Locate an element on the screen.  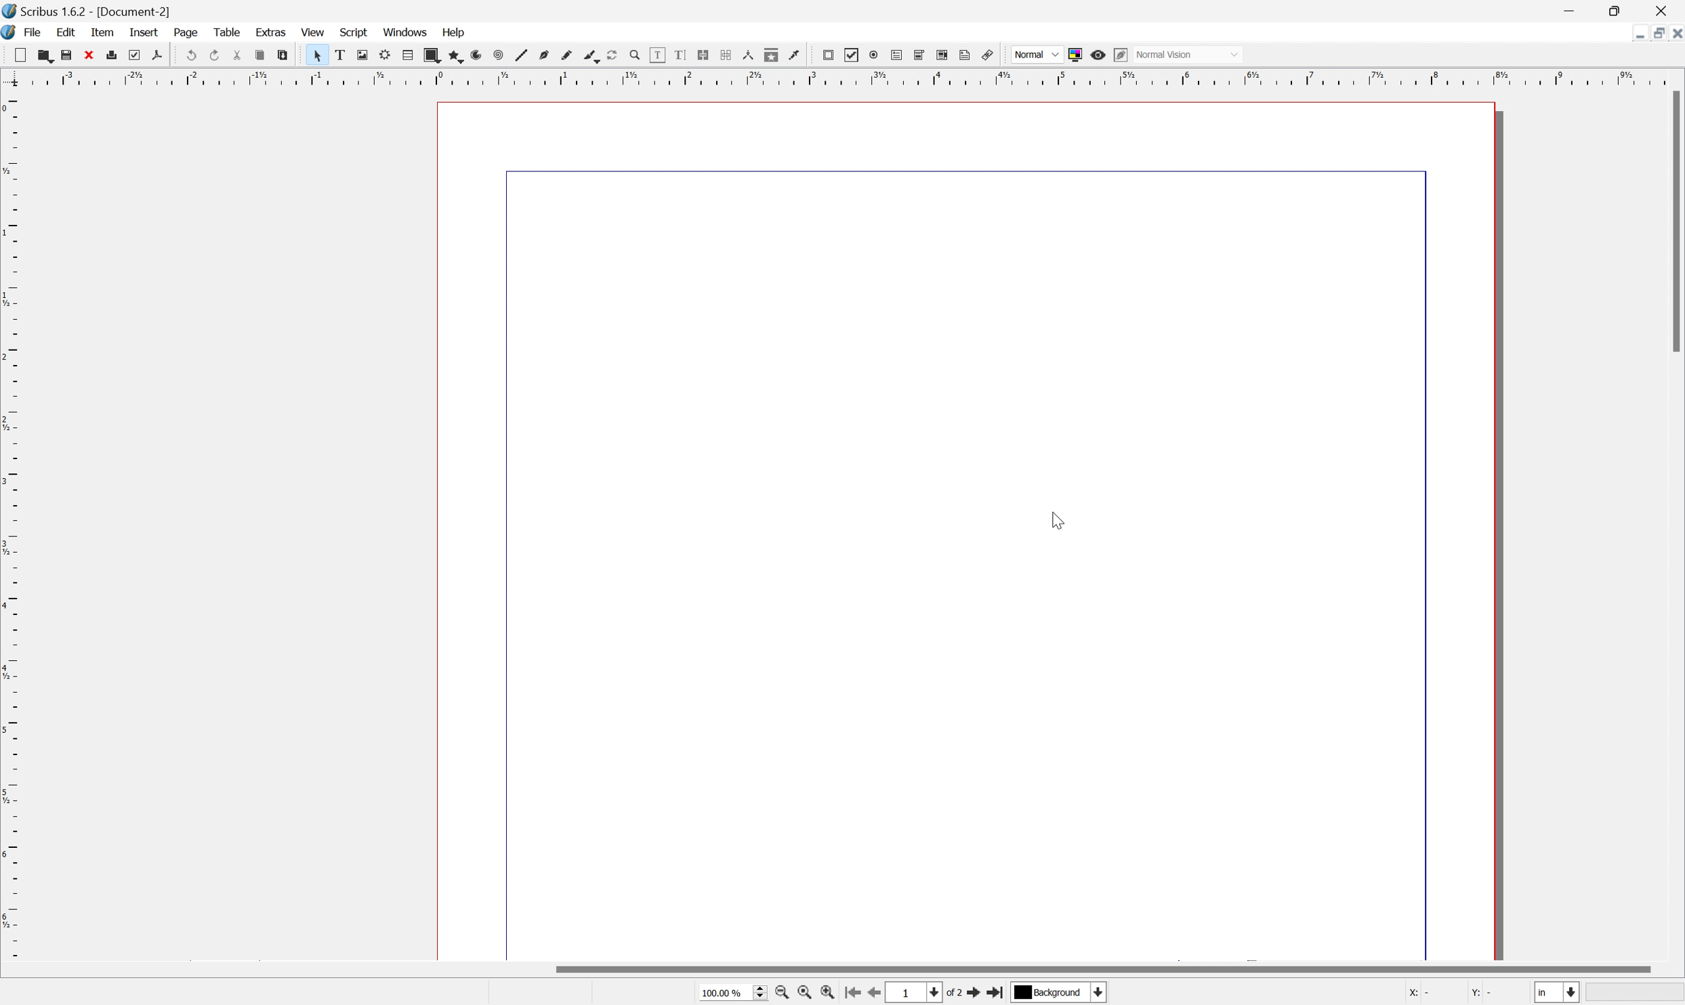
Minimize is located at coordinates (1573, 9).